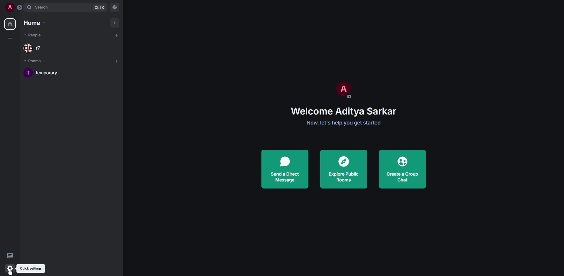 Image resolution: width=564 pixels, height=276 pixels. What do you see at coordinates (117, 35) in the screenshot?
I see `add` at bounding box center [117, 35].